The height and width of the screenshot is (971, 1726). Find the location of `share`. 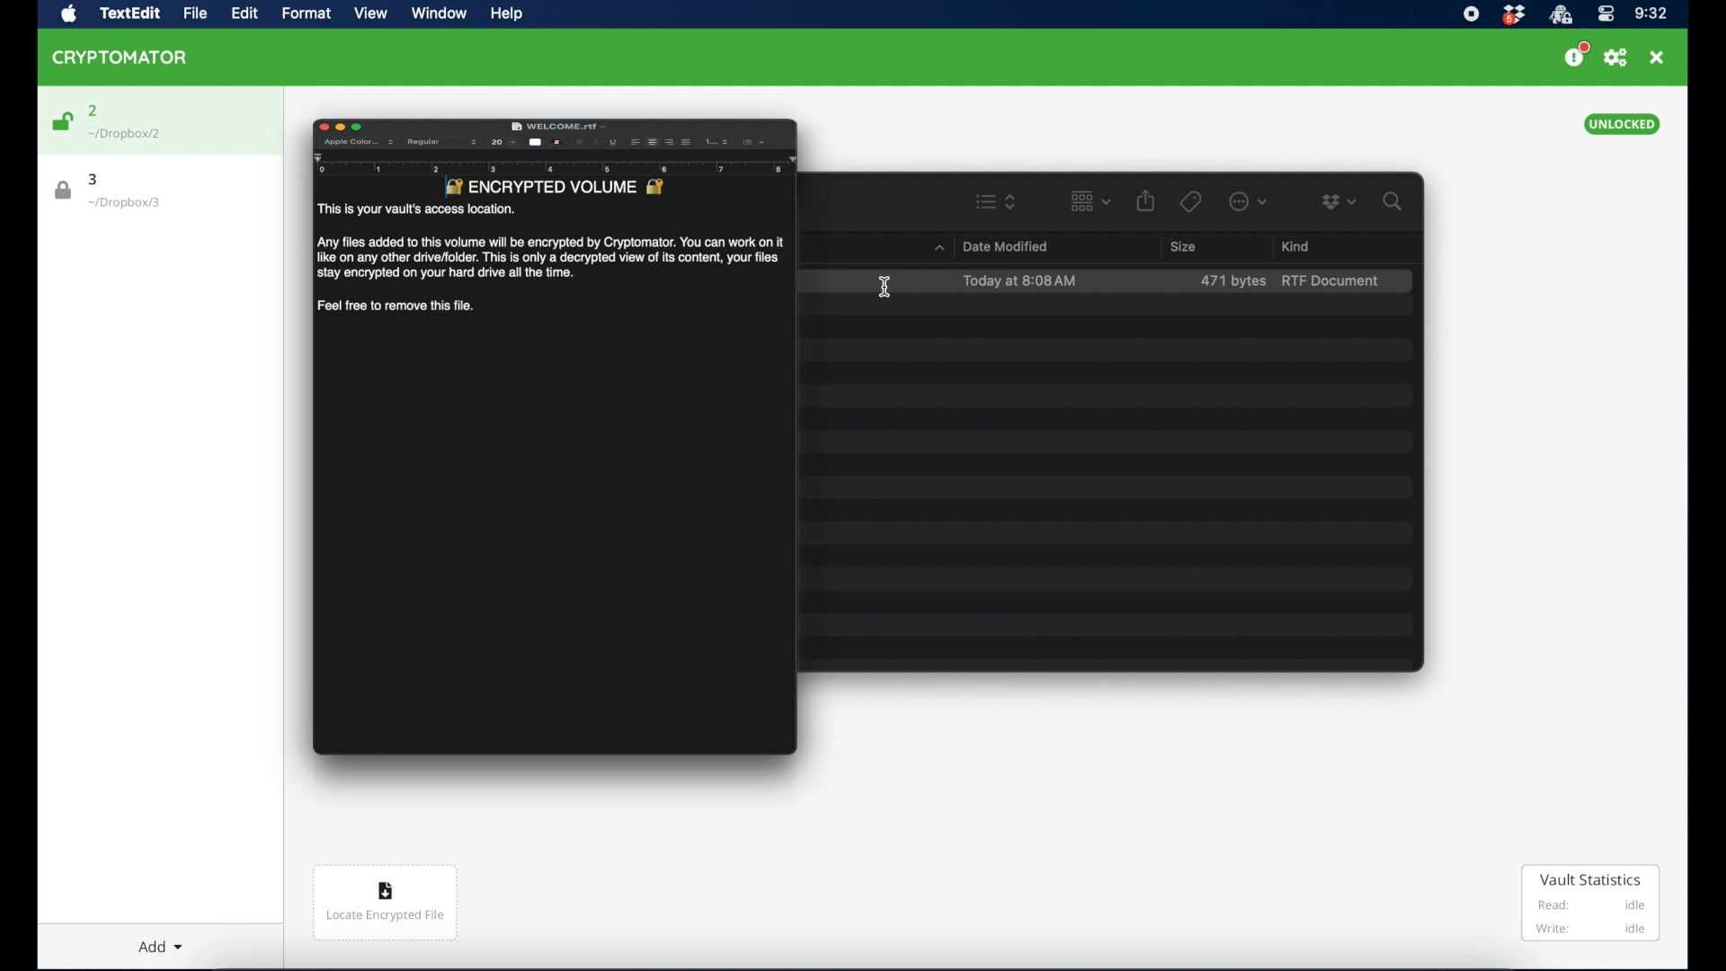

share is located at coordinates (1145, 201).